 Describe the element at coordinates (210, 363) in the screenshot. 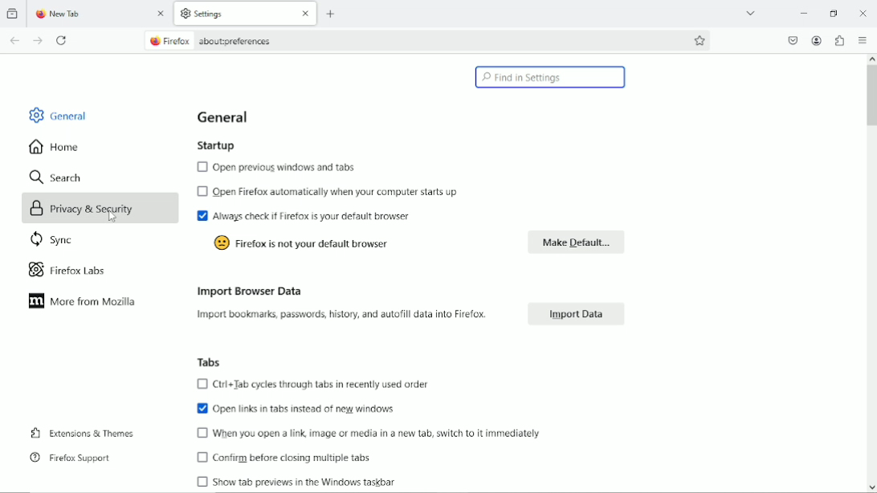

I see `tabs` at that location.